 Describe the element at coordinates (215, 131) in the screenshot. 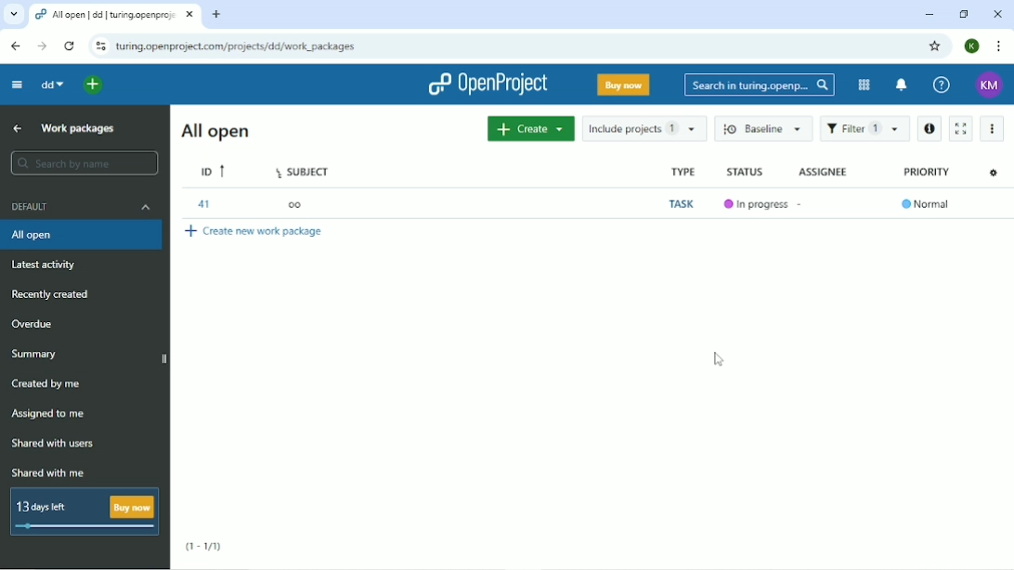

I see `All open` at that location.